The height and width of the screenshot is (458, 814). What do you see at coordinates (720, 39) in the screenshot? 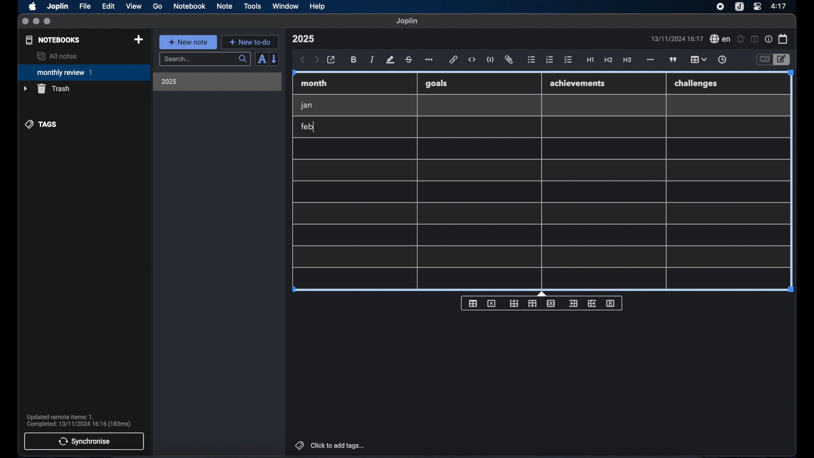
I see `spel check` at bounding box center [720, 39].